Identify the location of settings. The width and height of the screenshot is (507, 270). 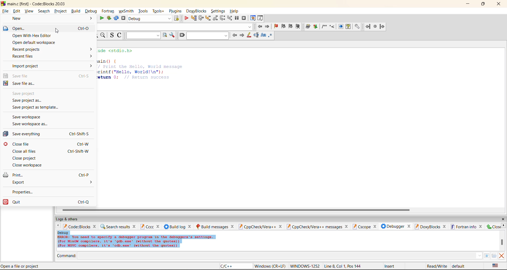
(357, 27).